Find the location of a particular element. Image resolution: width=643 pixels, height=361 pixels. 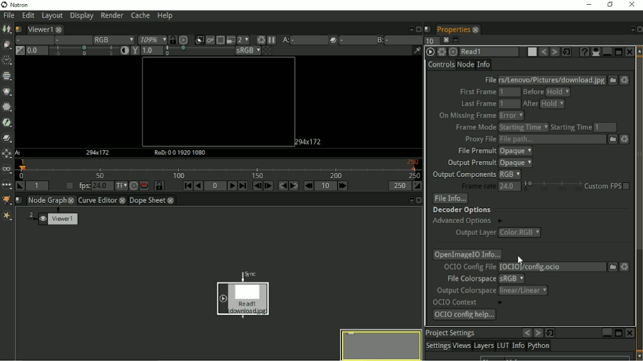

Zoom is located at coordinates (150, 40).